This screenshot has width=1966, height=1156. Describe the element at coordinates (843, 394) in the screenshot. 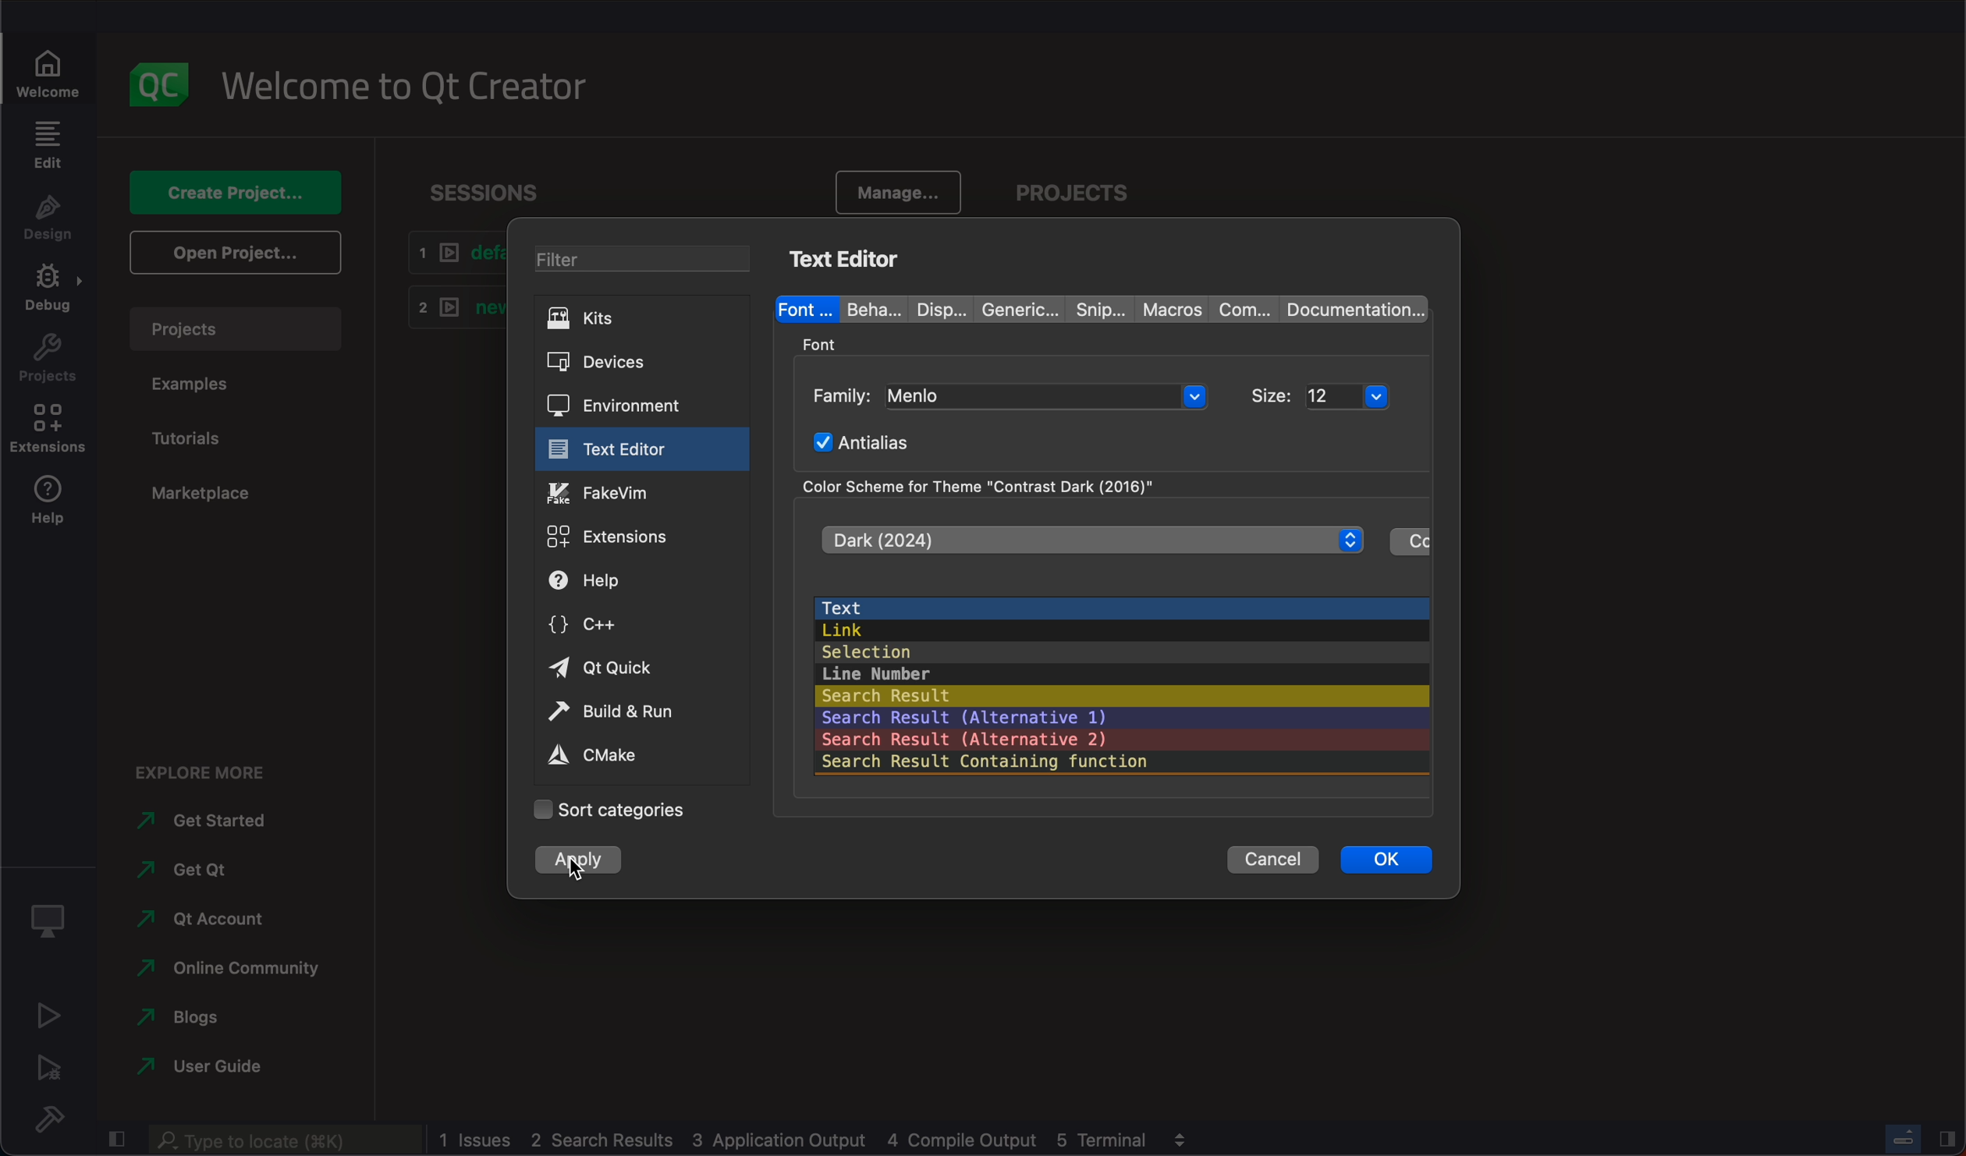

I see `family:` at that location.